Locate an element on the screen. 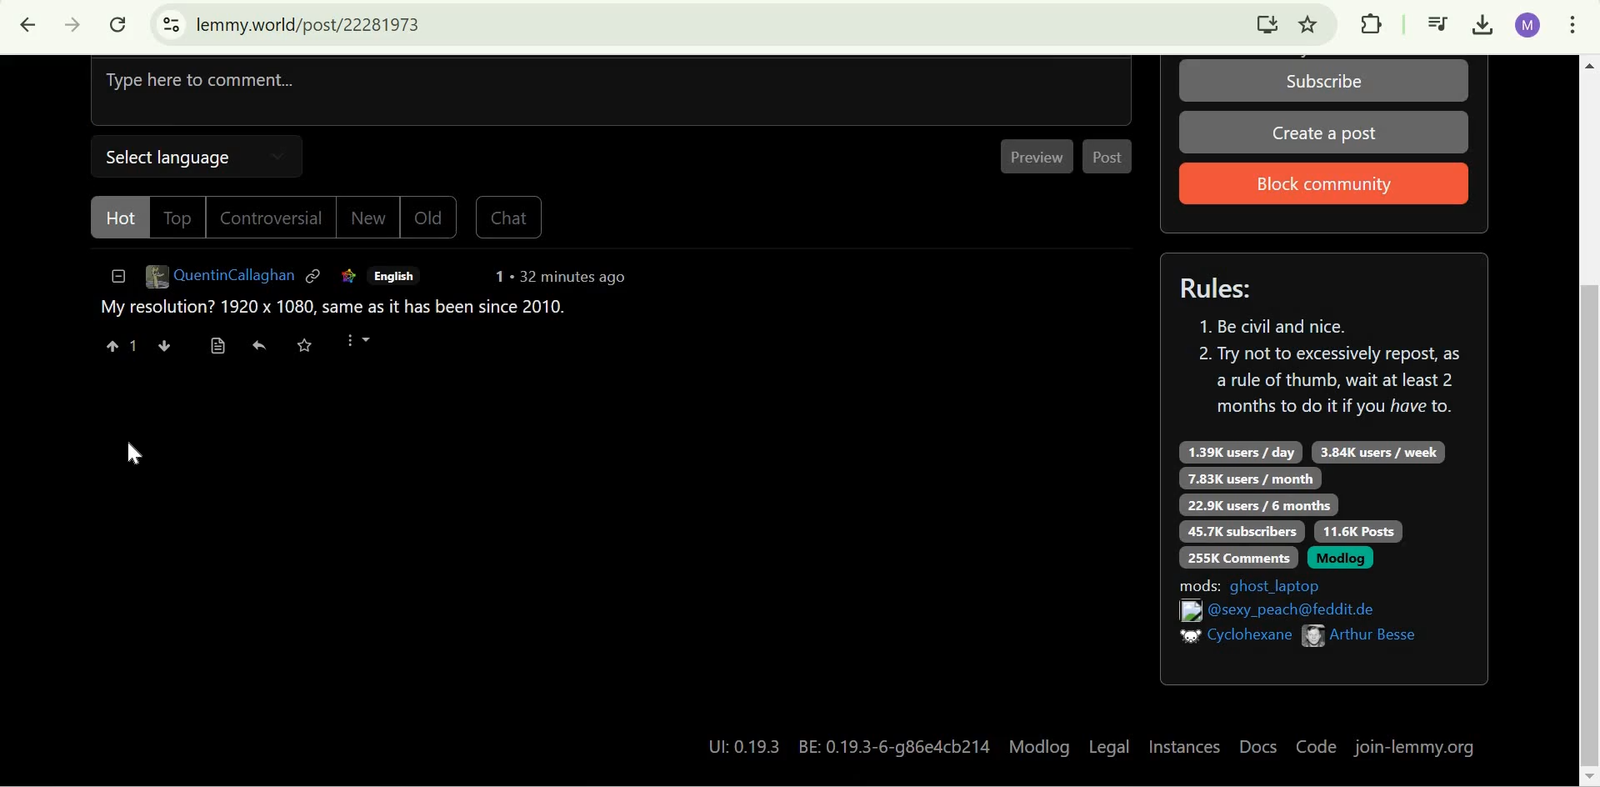 Image resolution: width=1600 pixels, height=787 pixels. mods: is located at coordinates (1198, 584).